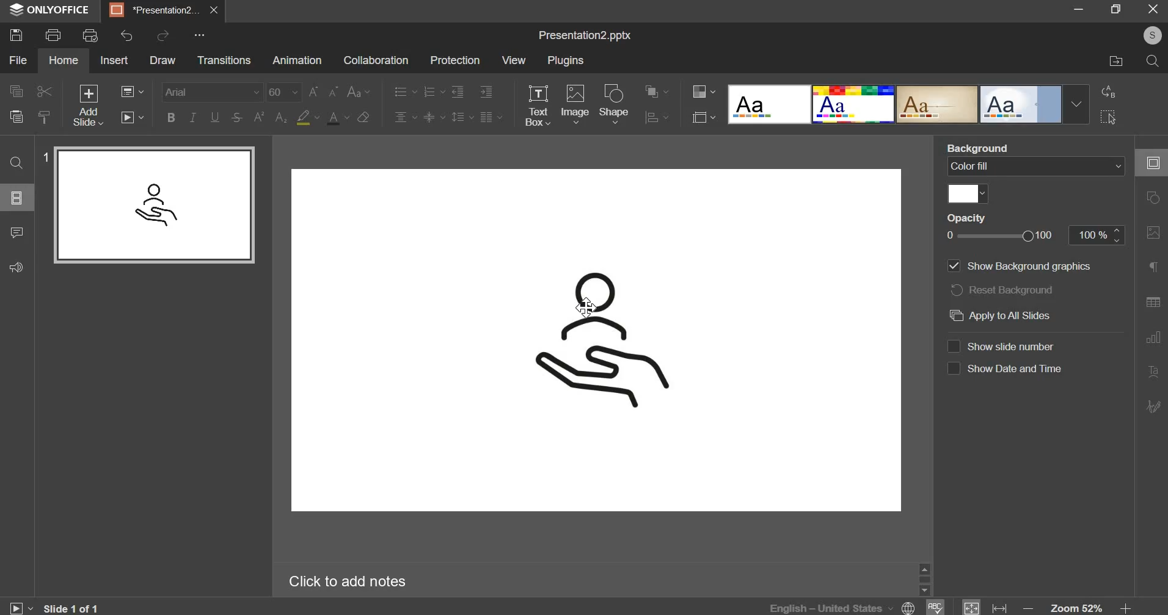 Image resolution: width=1168 pixels, height=615 pixels. What do you see at coordinates (1153, 163) in the screenshot?
I see `slide settings` at bounding box center [1153, 163].